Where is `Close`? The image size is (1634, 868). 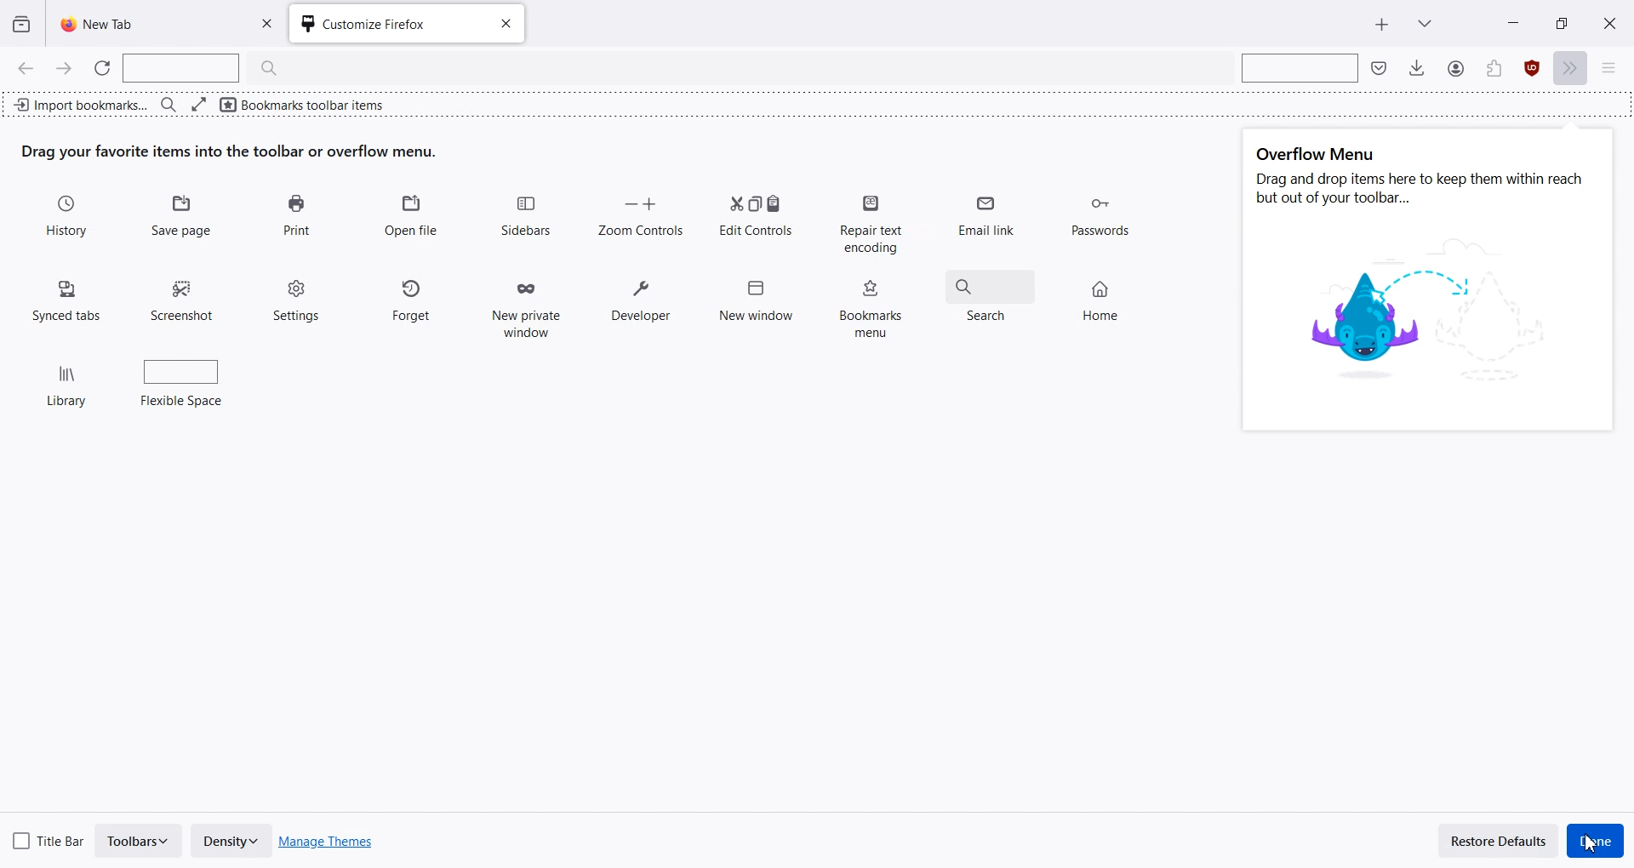 Close is located at coordinates (1609, 22).